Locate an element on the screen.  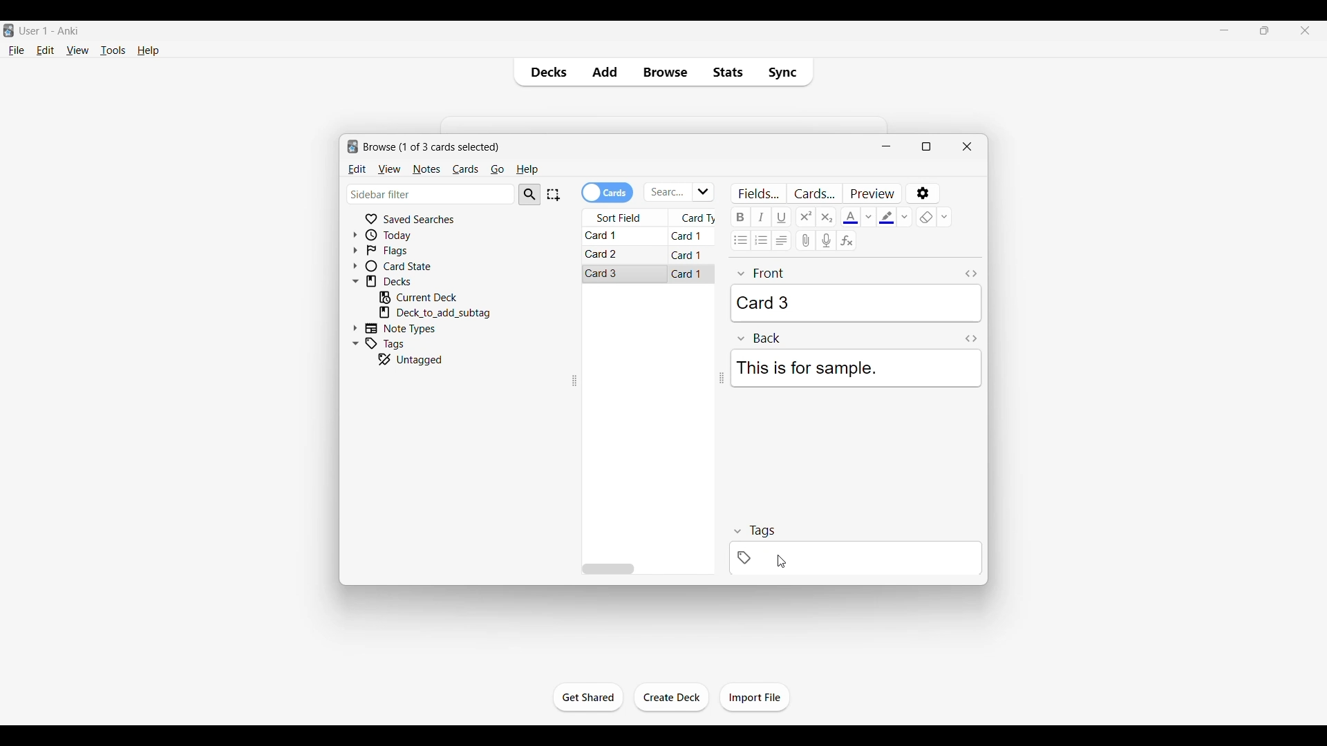
Card 2 is located at coordinates (604, 254).